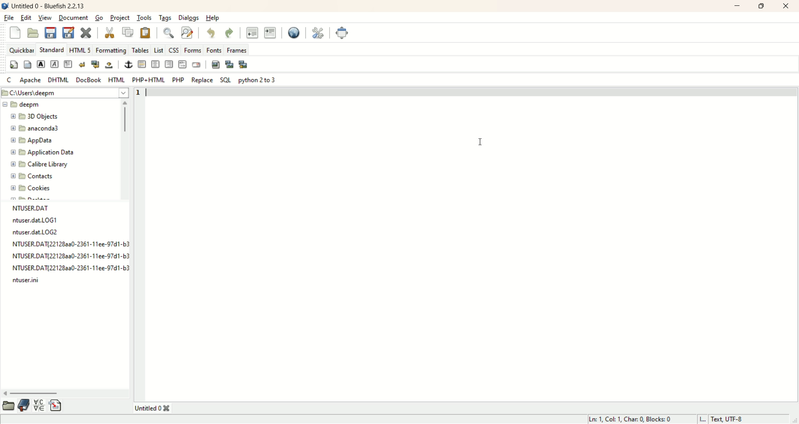  I want to click on file name, so click(69, 244).